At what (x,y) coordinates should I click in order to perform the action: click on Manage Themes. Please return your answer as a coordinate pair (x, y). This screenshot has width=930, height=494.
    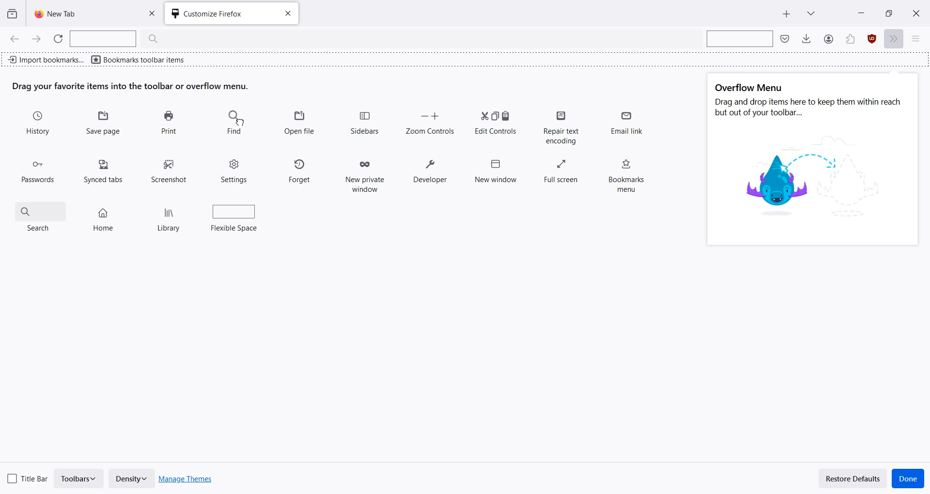
    Looking at the image, I should click on (186, 479).